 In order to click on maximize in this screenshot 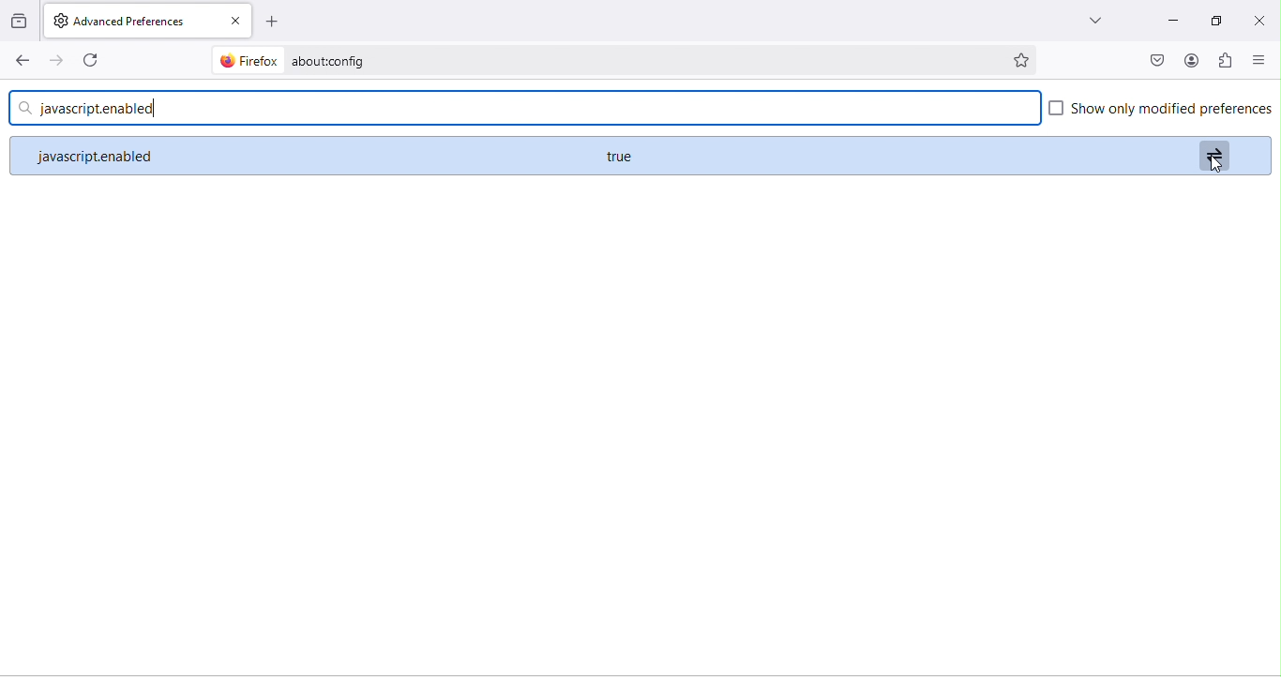, I will do `click(1220, 21)`.